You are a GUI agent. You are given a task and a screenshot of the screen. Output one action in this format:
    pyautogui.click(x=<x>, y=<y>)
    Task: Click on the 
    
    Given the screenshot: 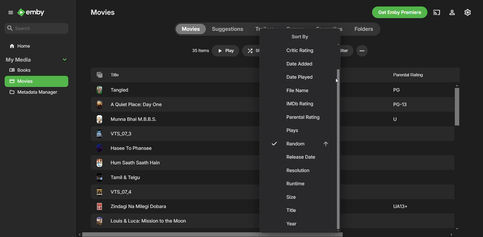 What is the action you would take?
    pyautogui.click(x=114, y=134)
    